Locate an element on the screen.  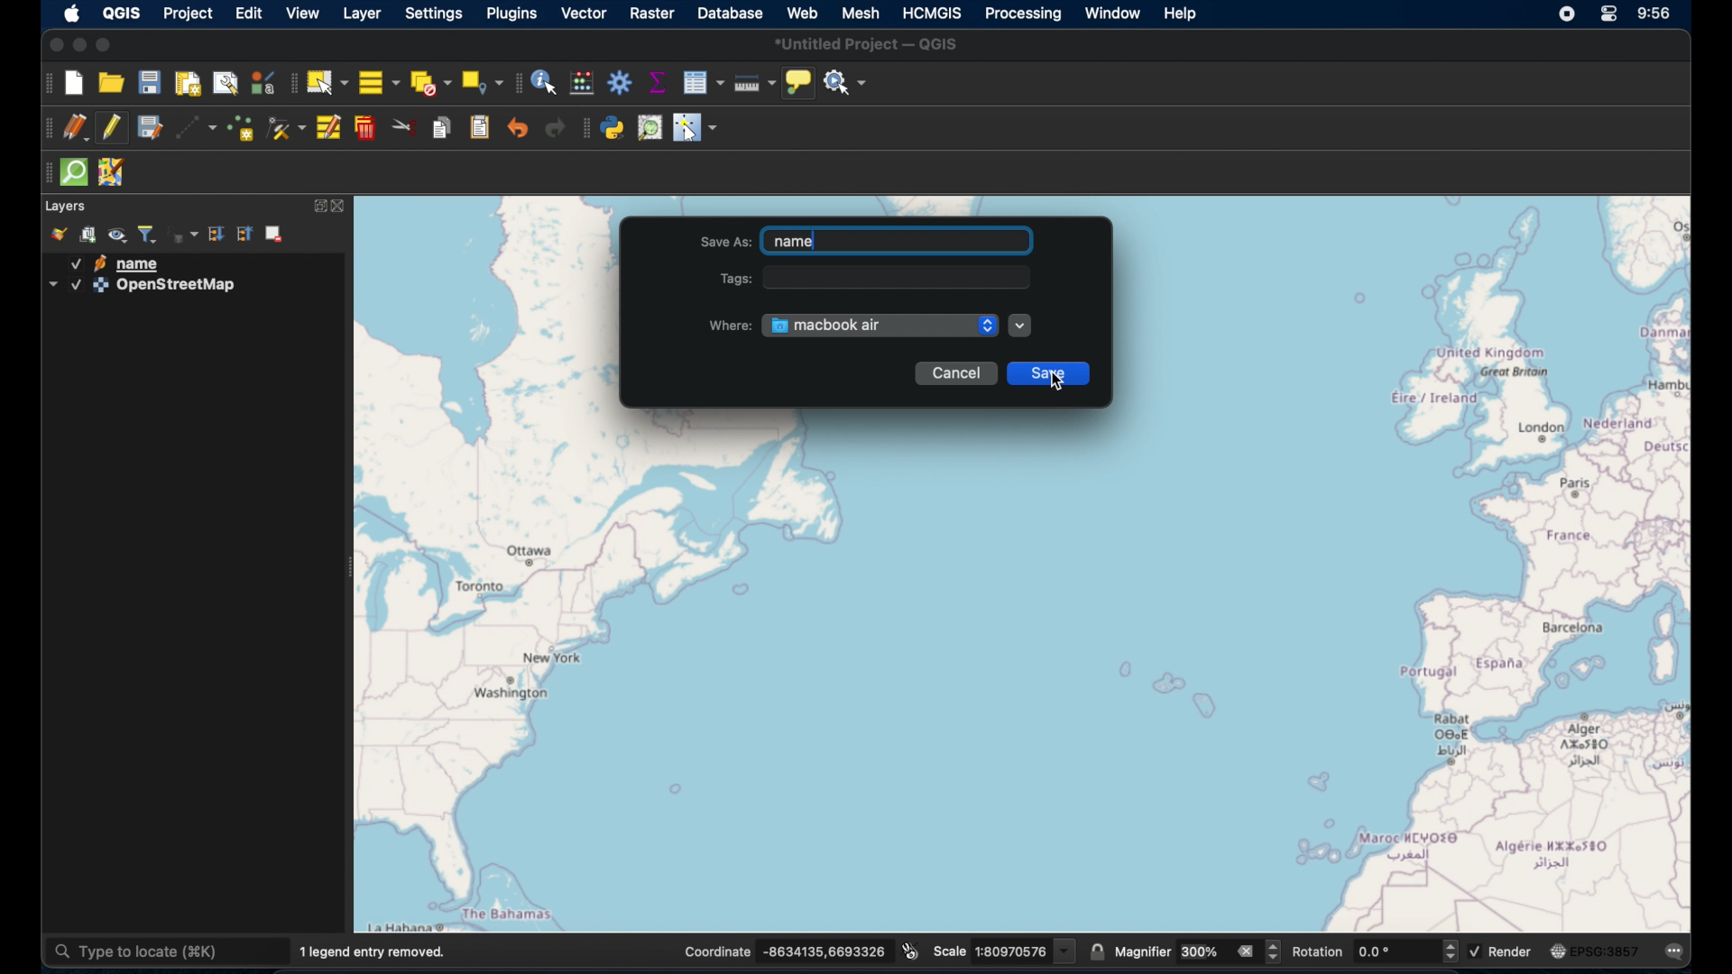
type to locate is located at coordinates (165, 950).